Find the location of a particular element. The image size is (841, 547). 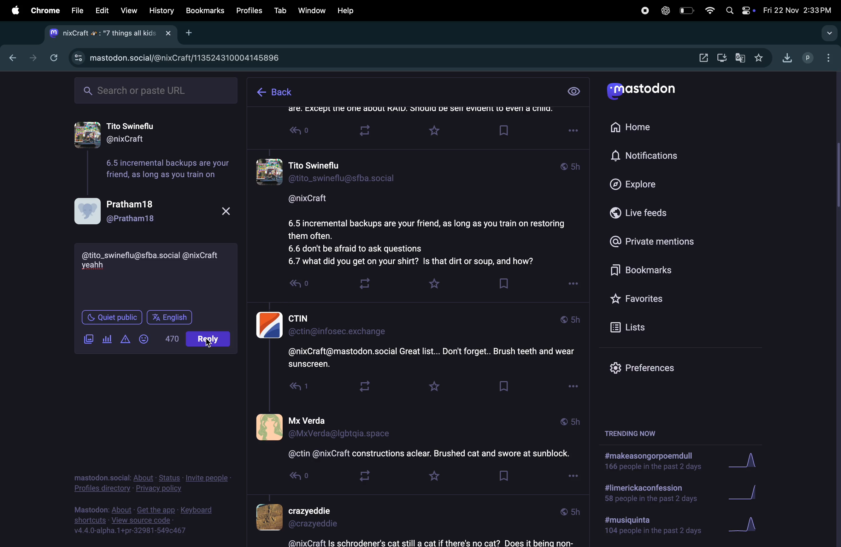

#limerickaconfession
58 people in the past 2 days is located at coordinates (648, 494).